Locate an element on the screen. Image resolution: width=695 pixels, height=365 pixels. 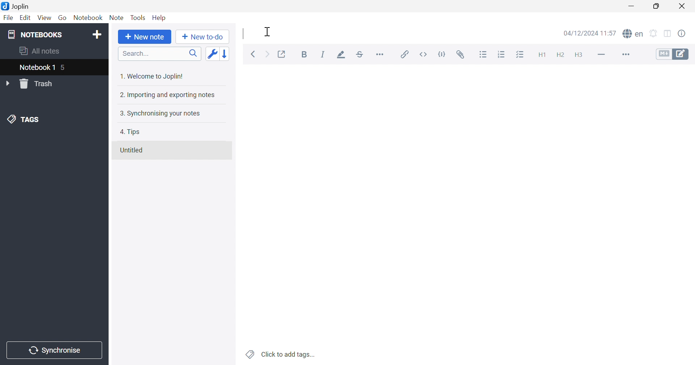
TAGS is located at coordinates (25, 120).